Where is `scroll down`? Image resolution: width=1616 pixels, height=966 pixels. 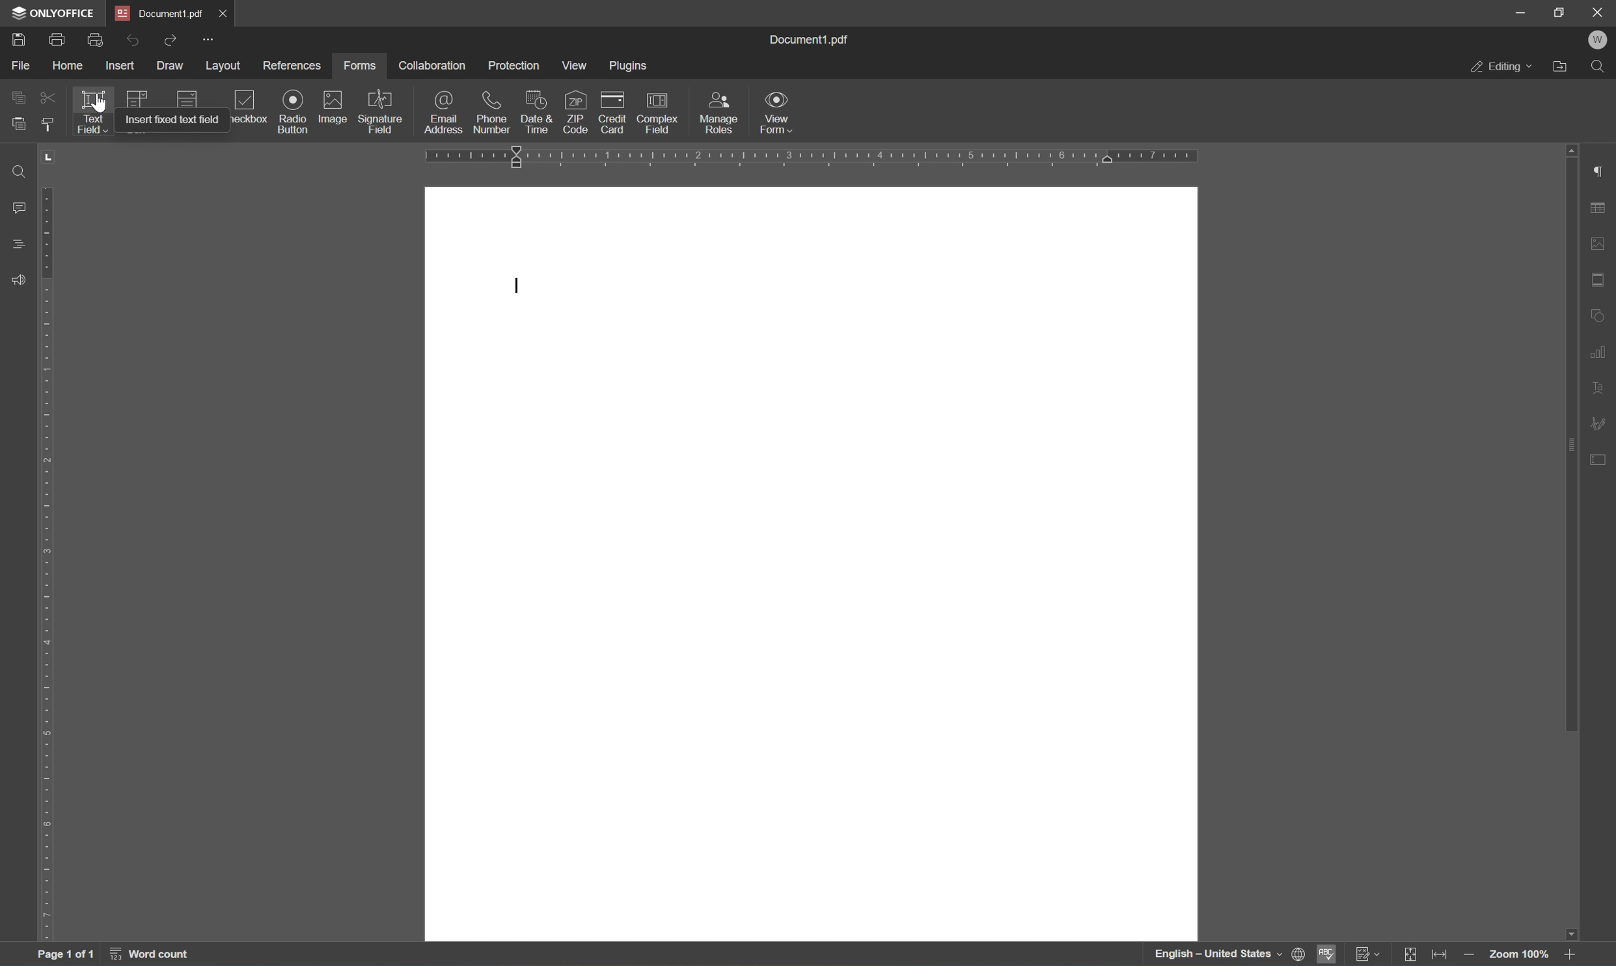 scroll down is located at coordinates (1570, 935).